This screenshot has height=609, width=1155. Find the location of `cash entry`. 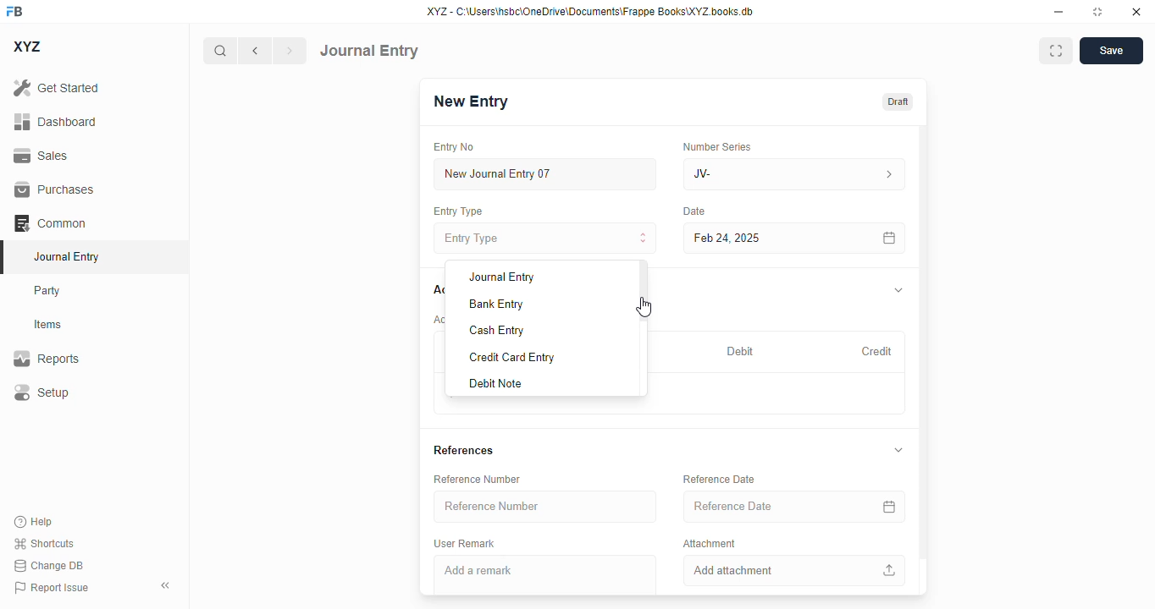

cash entry is located at coordinates (497, 330).